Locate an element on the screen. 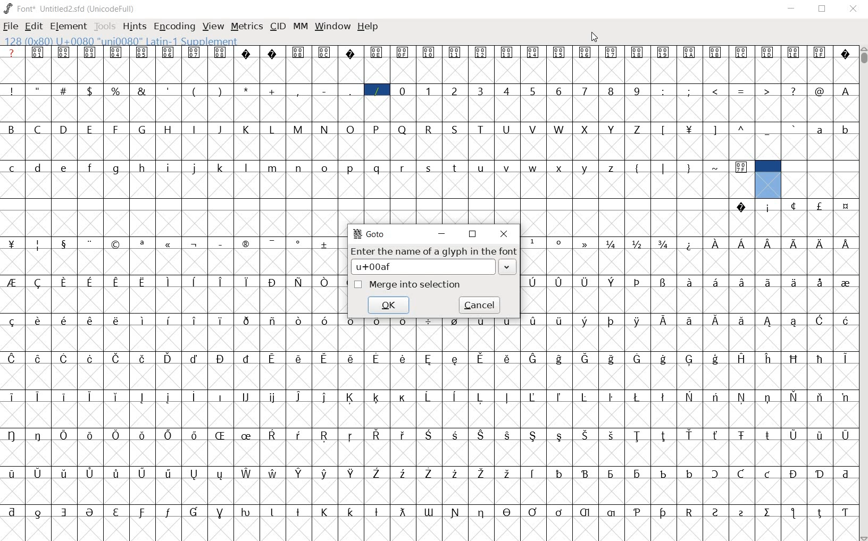 This screenshot has height=541, width=868. Symbol is located at coordinates (196, 436).